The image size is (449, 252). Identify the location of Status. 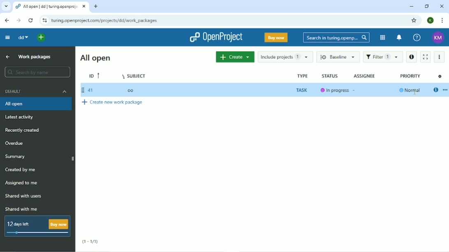
(332, 77).